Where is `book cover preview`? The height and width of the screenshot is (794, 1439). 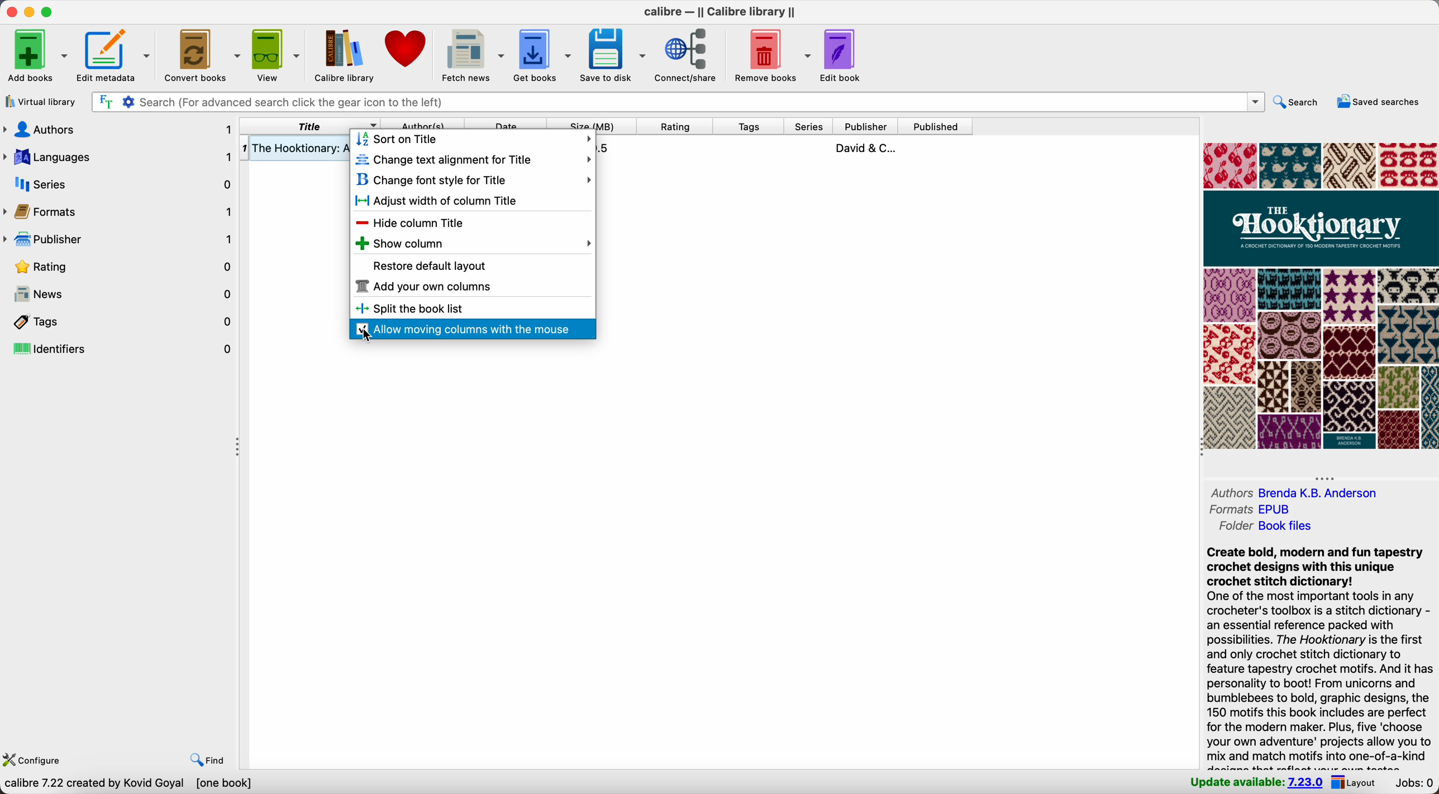 book cover preview is located at coordinates (1321, 296).